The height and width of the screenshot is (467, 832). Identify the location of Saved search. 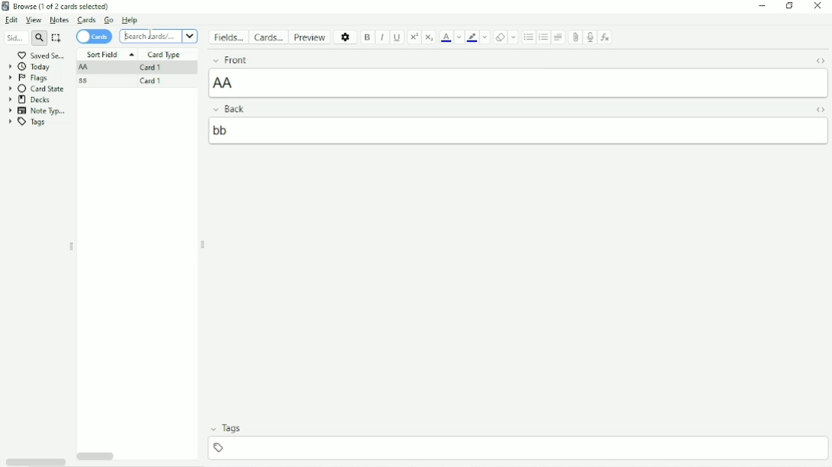
(41, 54).